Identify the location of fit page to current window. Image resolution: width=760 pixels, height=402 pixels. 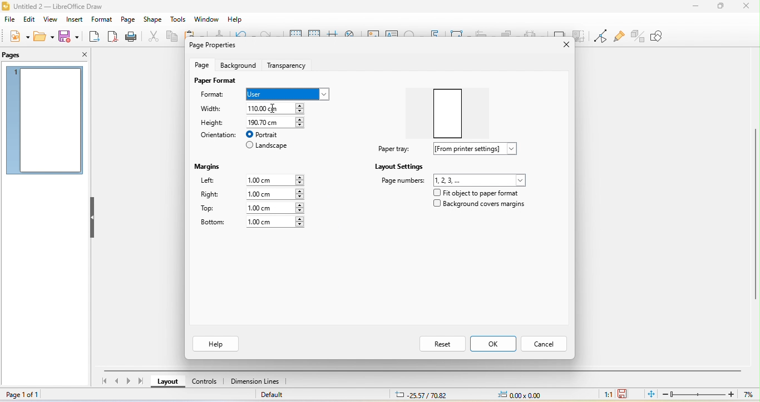
(650, 394).